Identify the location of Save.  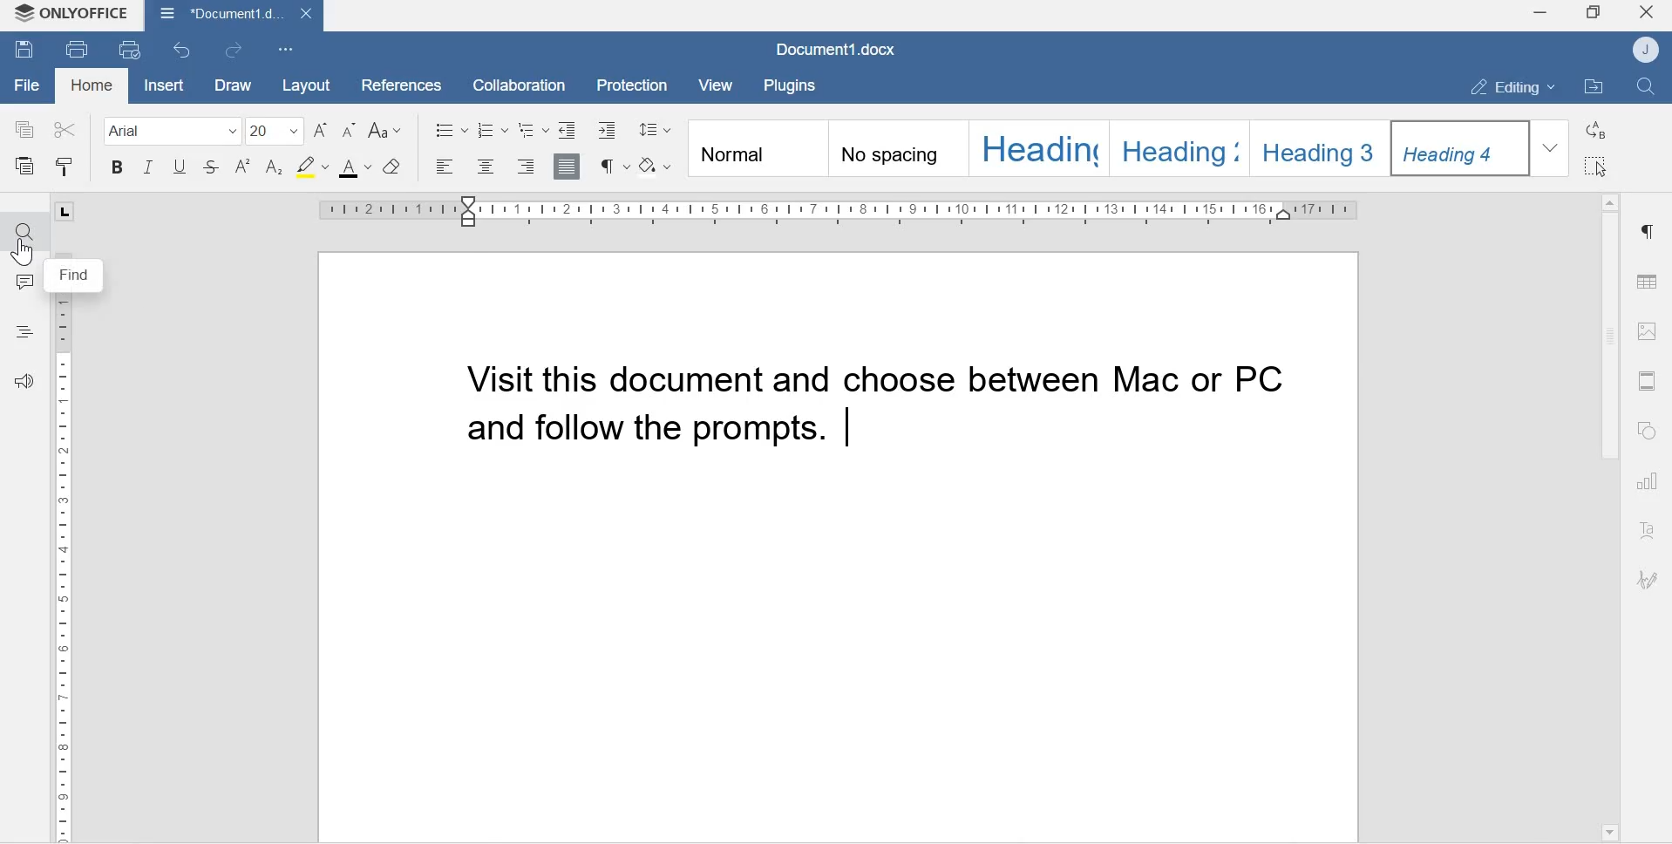
(24, 51).